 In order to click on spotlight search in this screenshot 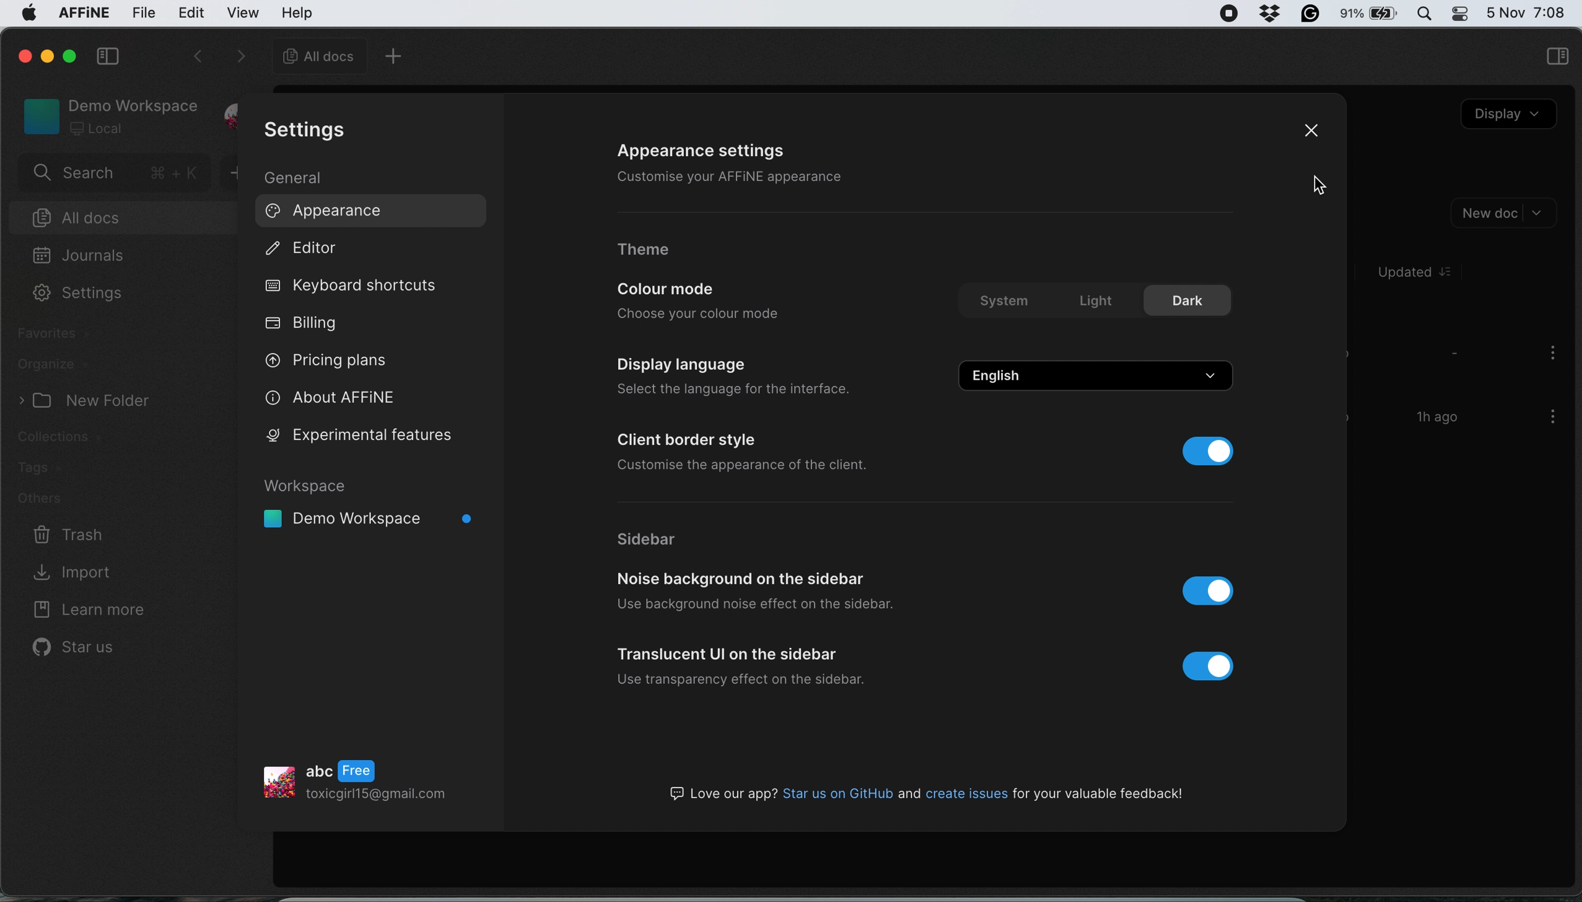, I will do `click(1427, 14)`.